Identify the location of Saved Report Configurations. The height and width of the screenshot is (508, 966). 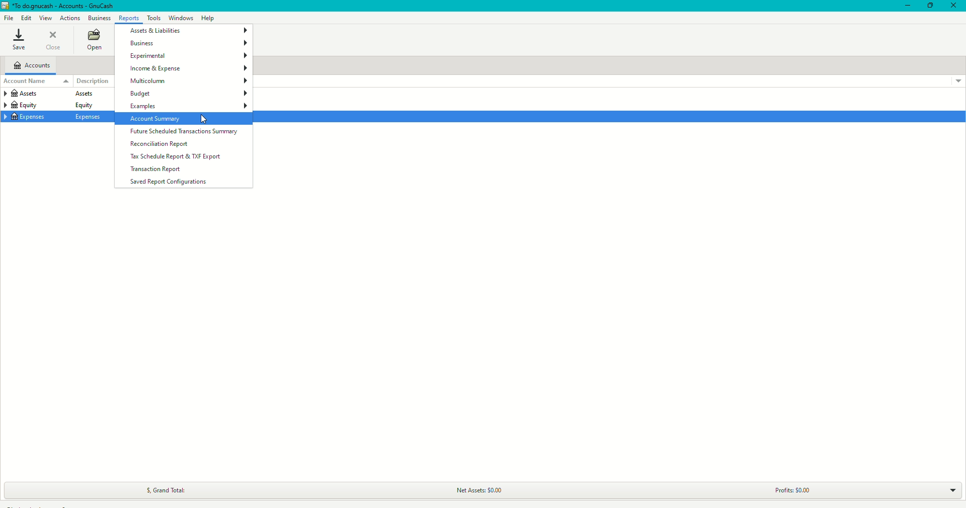
(170, 181).